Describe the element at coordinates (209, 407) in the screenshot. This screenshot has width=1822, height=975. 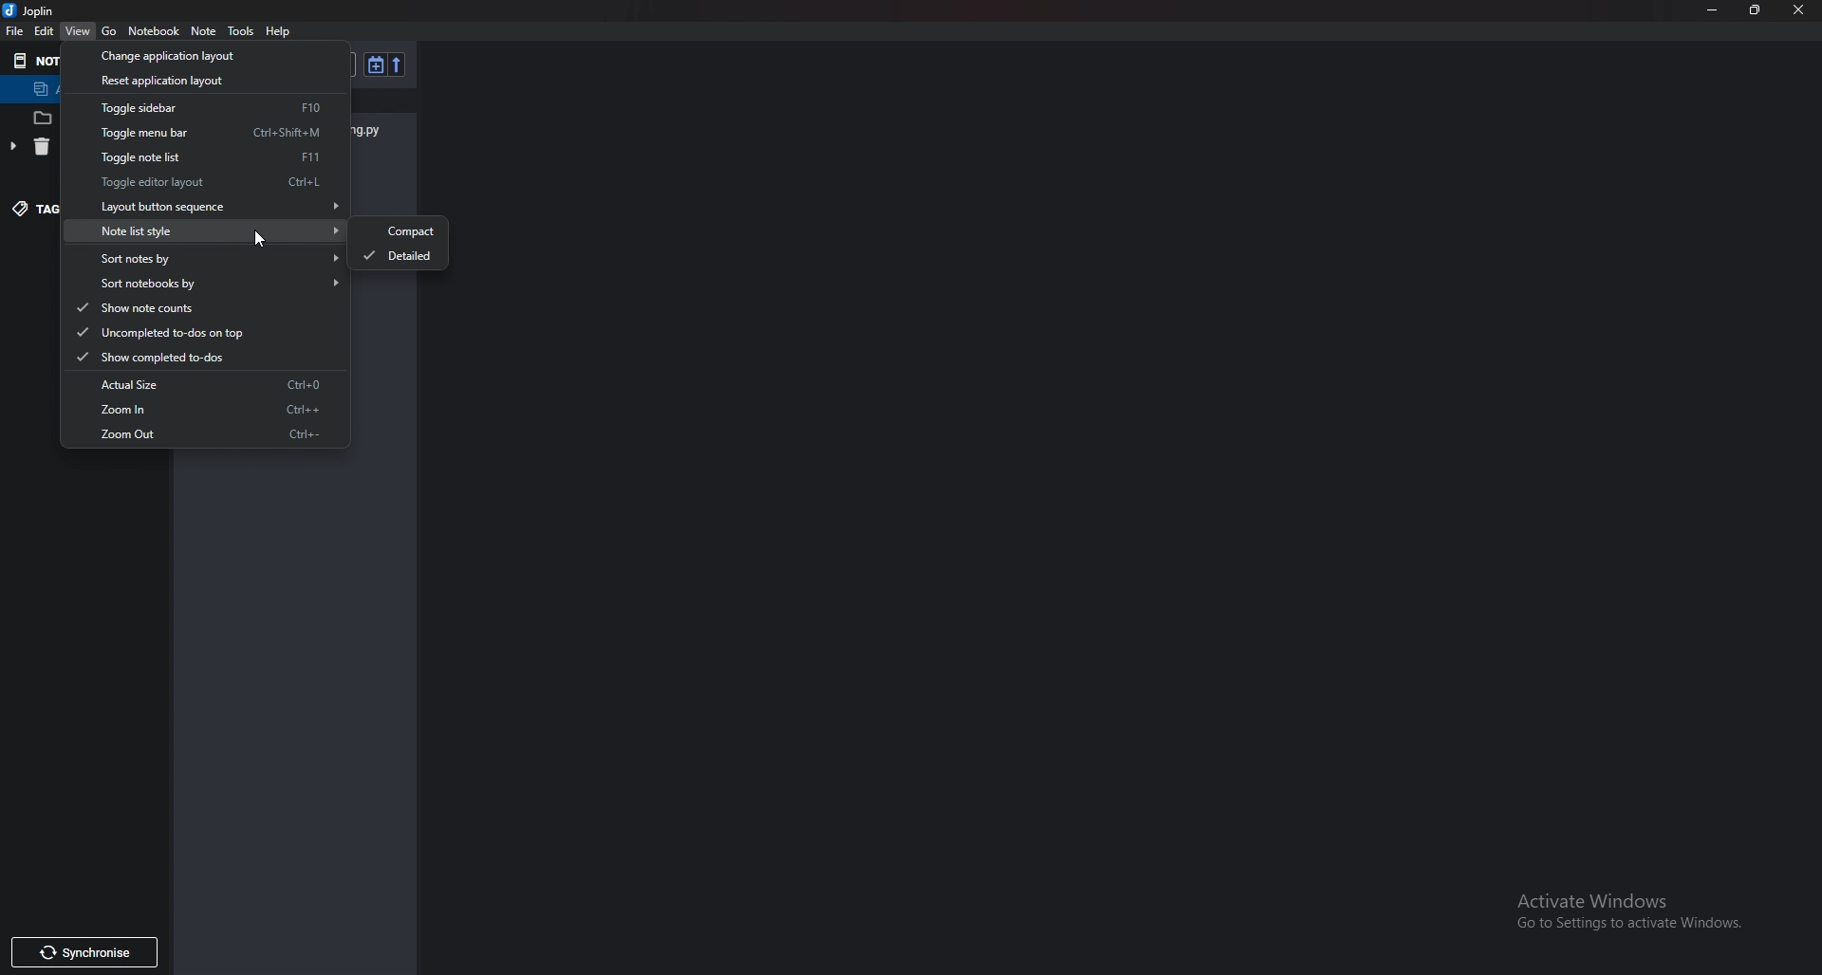
I see `Zoom in` at that location.